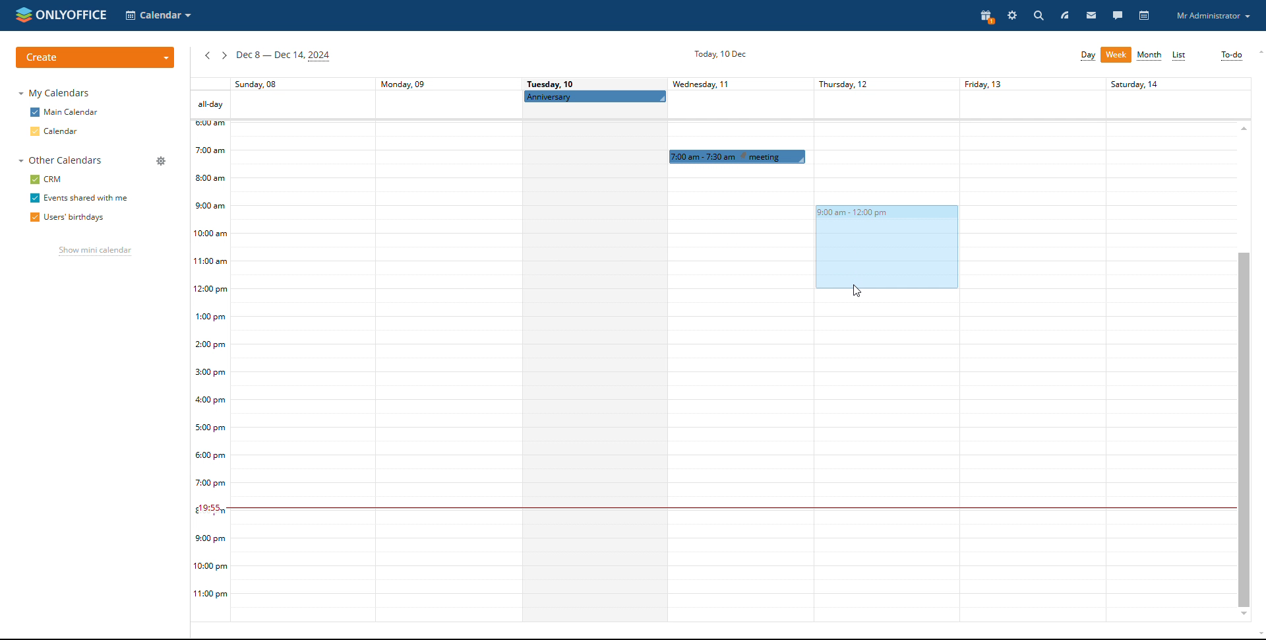  Describe the element at coordinates (1244, 615) in the screenshot. I see `scroll down` at that location.